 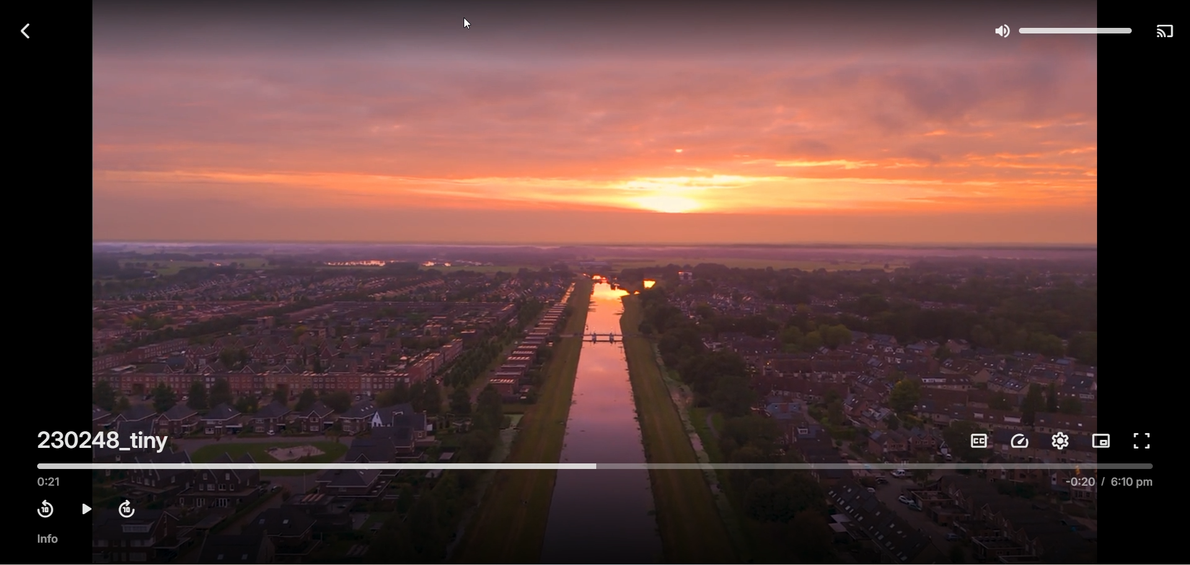 I want to click on 230248_tiny, so click(x=106, y=440).